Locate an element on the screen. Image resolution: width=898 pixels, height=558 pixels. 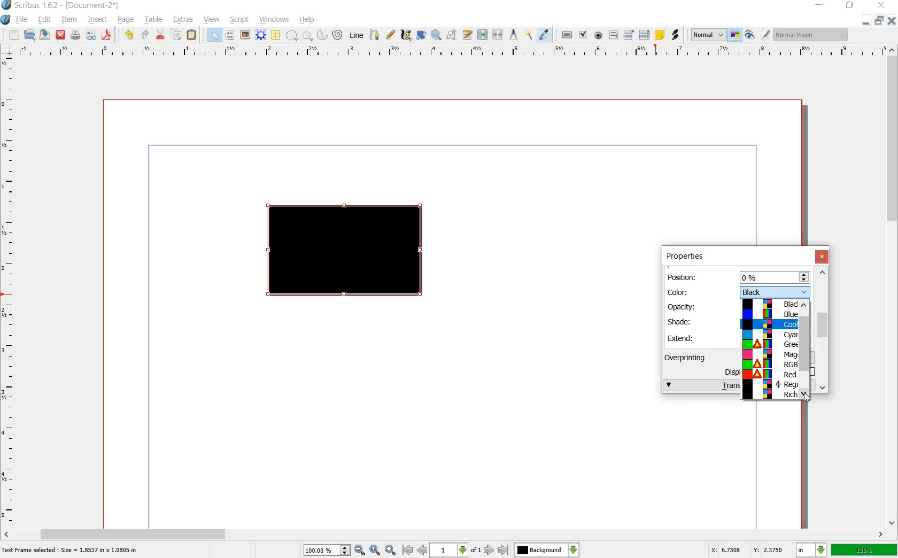
select the image preview quality is located at coordinates (708, 35).